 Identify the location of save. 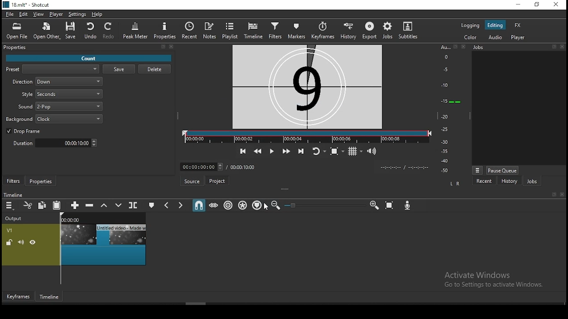
(71, 31).